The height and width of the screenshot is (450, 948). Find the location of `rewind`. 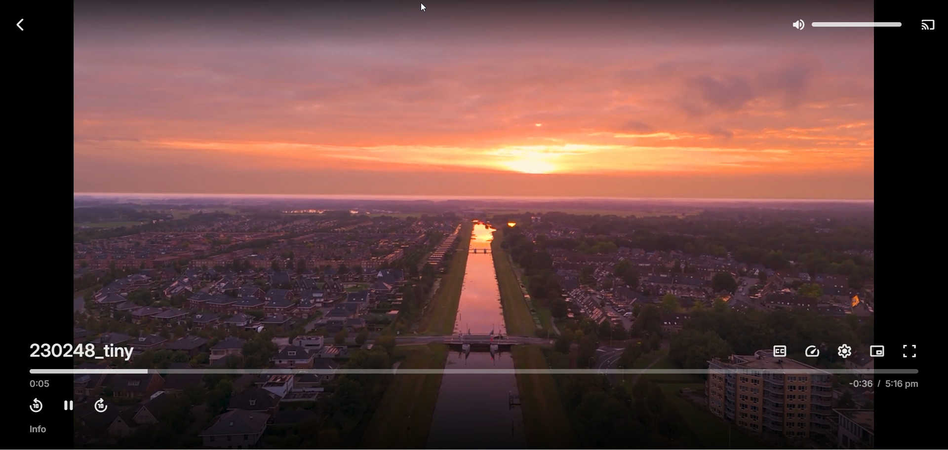

rewind is located at coordinates (34, 406).